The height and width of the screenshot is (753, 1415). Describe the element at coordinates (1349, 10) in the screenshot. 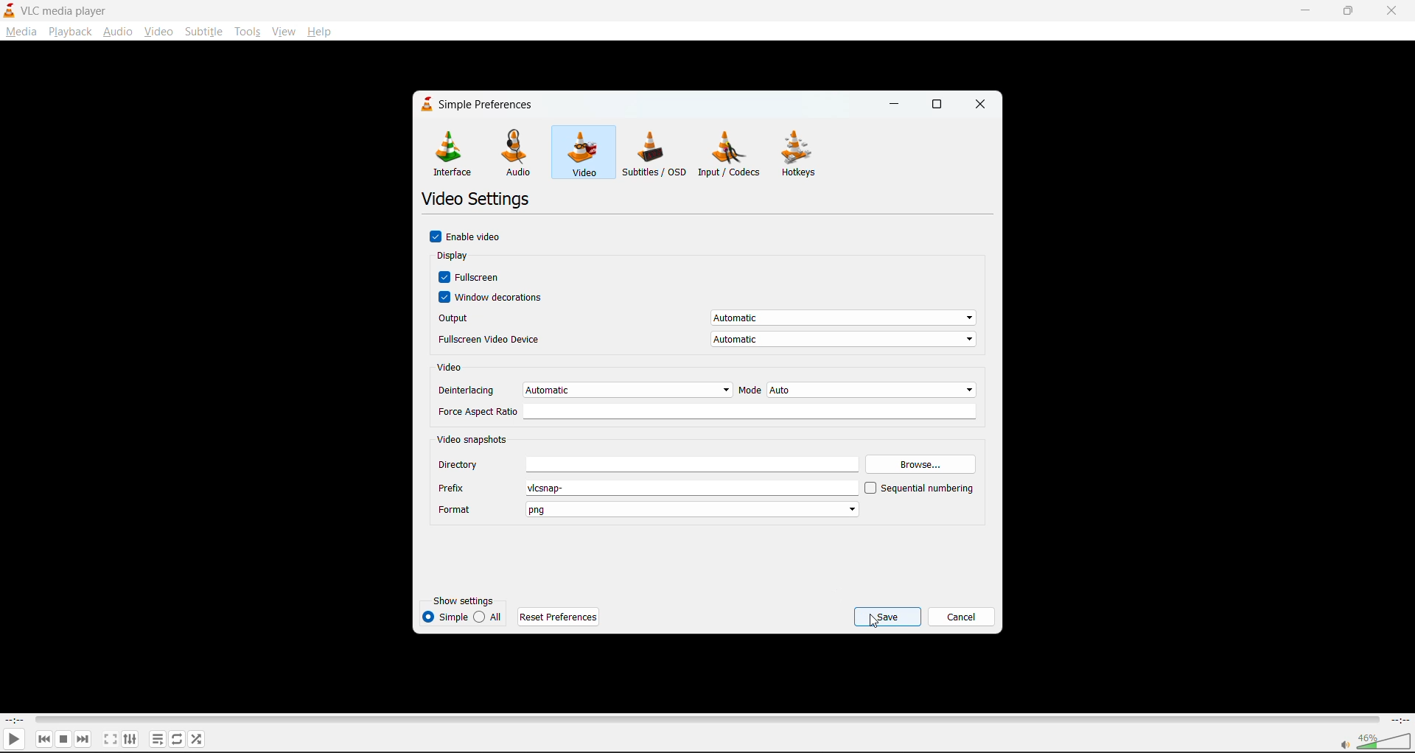

I see `maximize` at that location.